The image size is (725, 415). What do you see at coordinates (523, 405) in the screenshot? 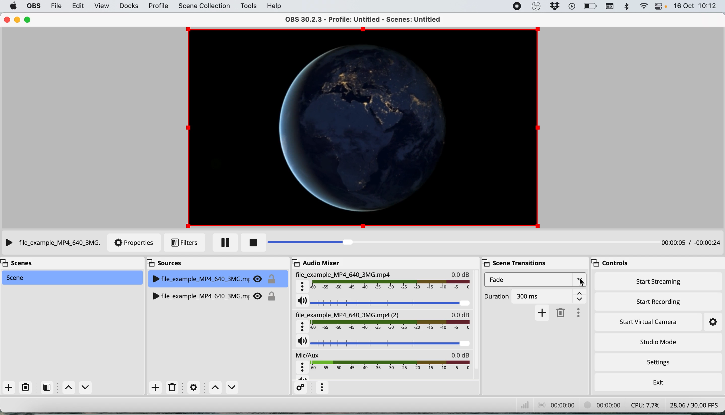
I see `network` at bounding box center [523, 405].